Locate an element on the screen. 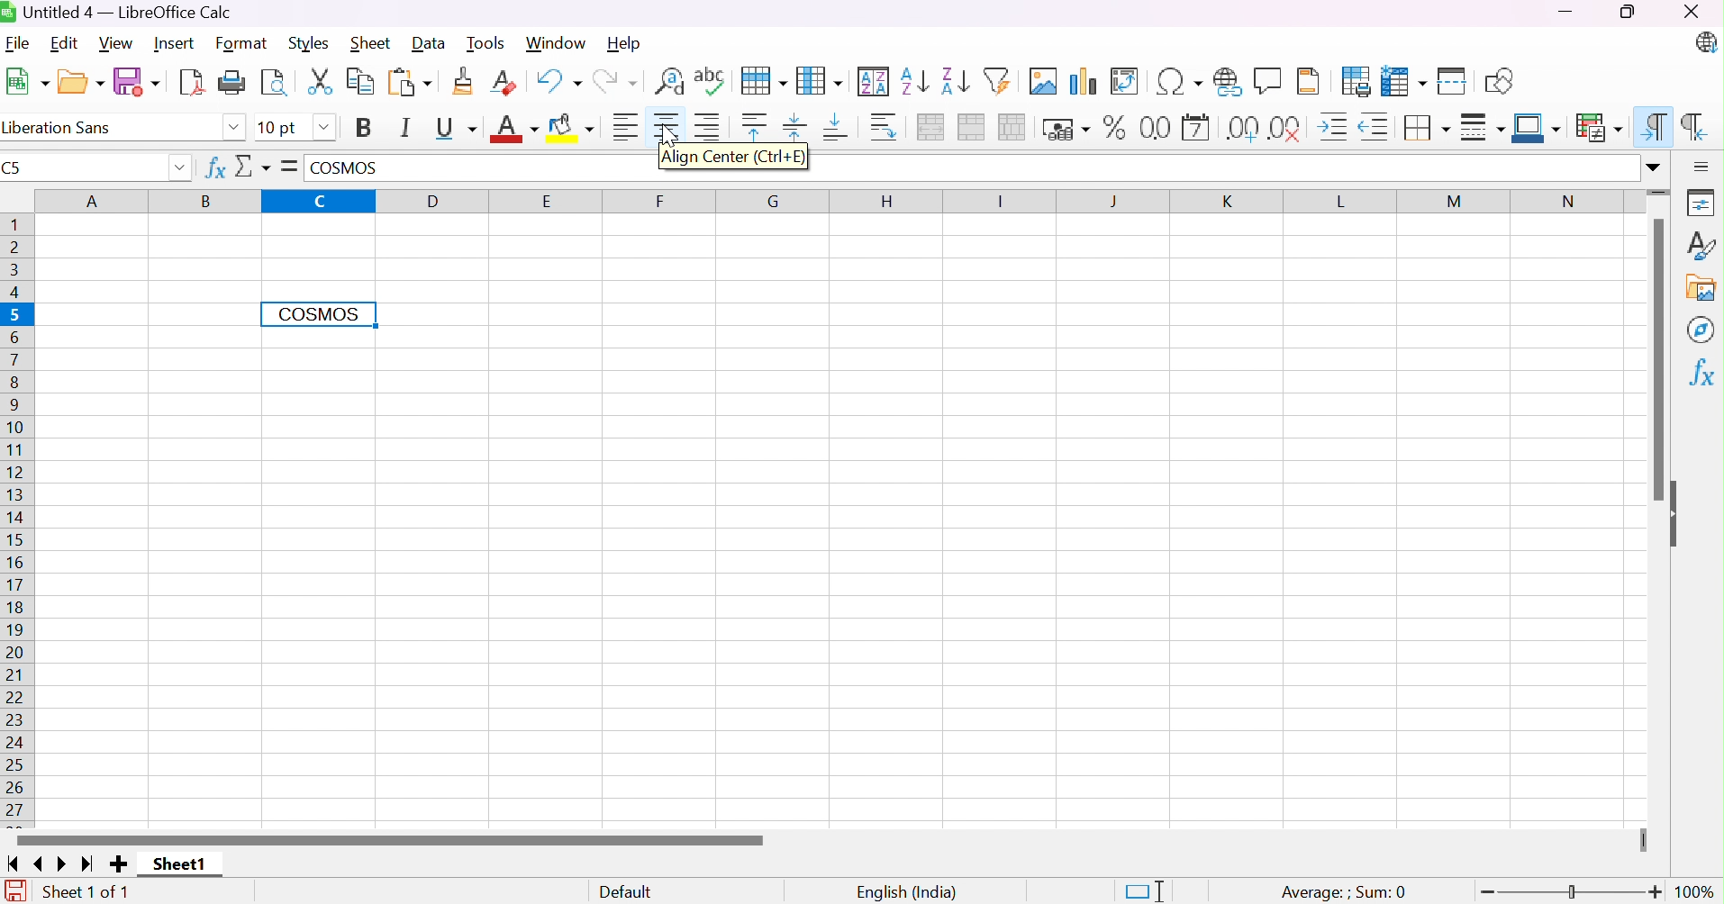 The height and width of the screenshot is (904, 1724). Navigator is located at coordinates (1703, 329).